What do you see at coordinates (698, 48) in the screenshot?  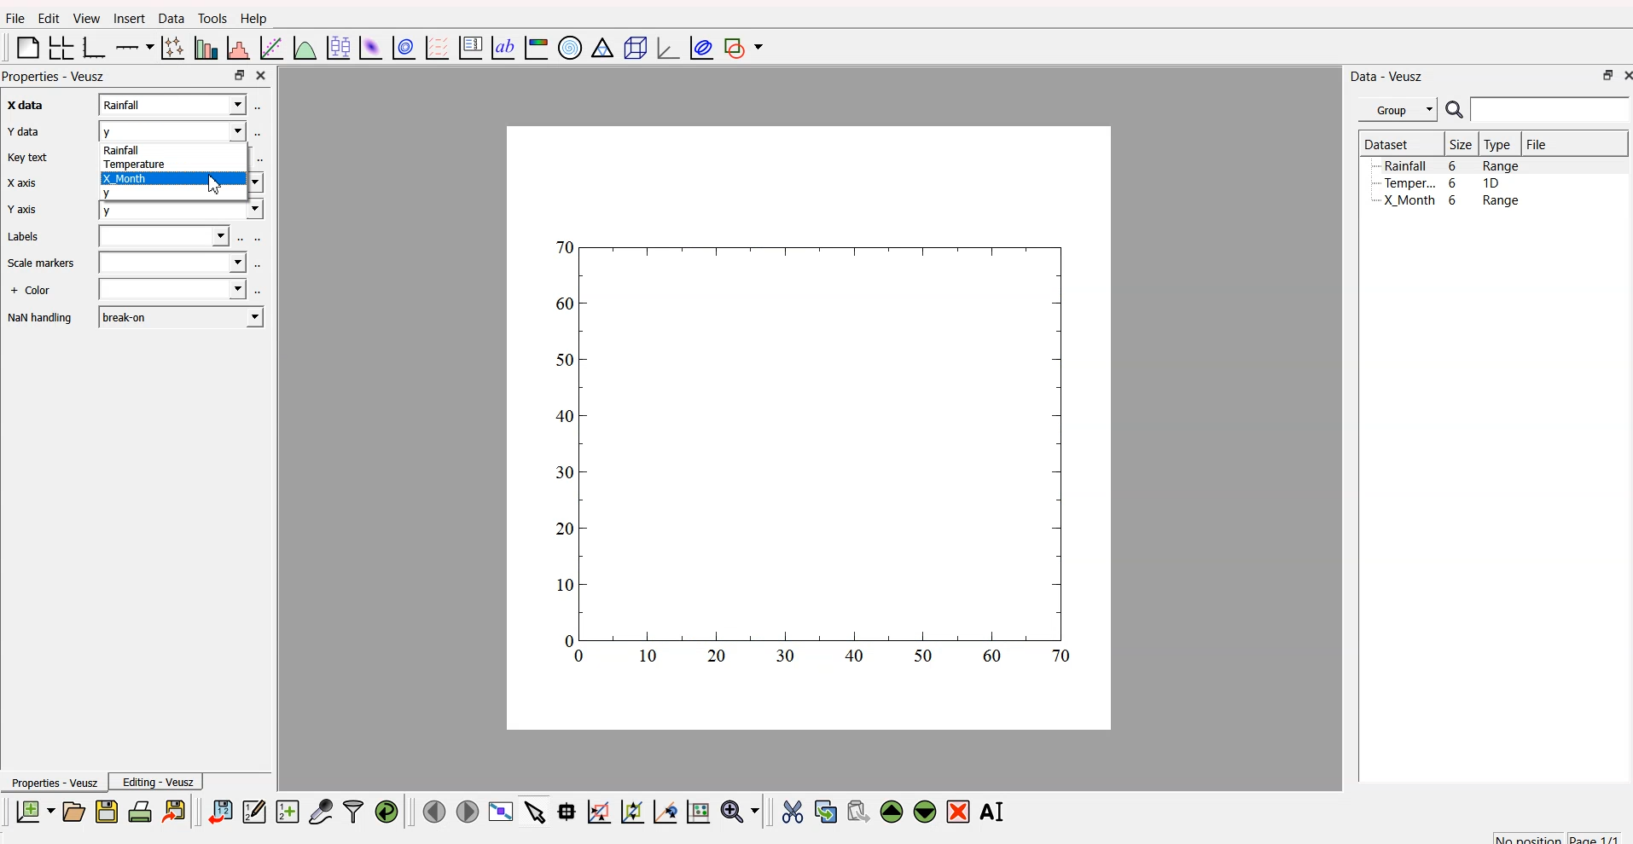 I see `plot covariance ellipses` at bounding box center [698, 48].